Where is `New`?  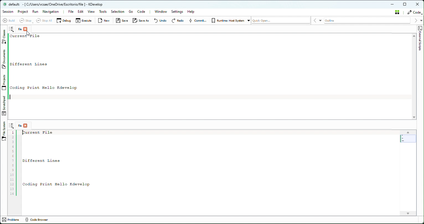
New is located at coordinates (105, 21).